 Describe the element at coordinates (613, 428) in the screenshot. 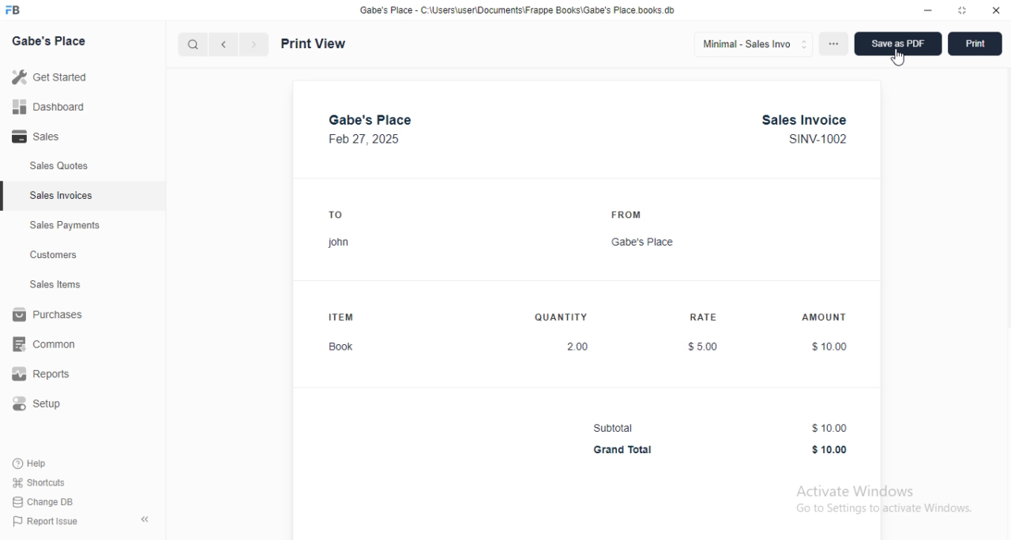

I see `Subtotal` at that location.